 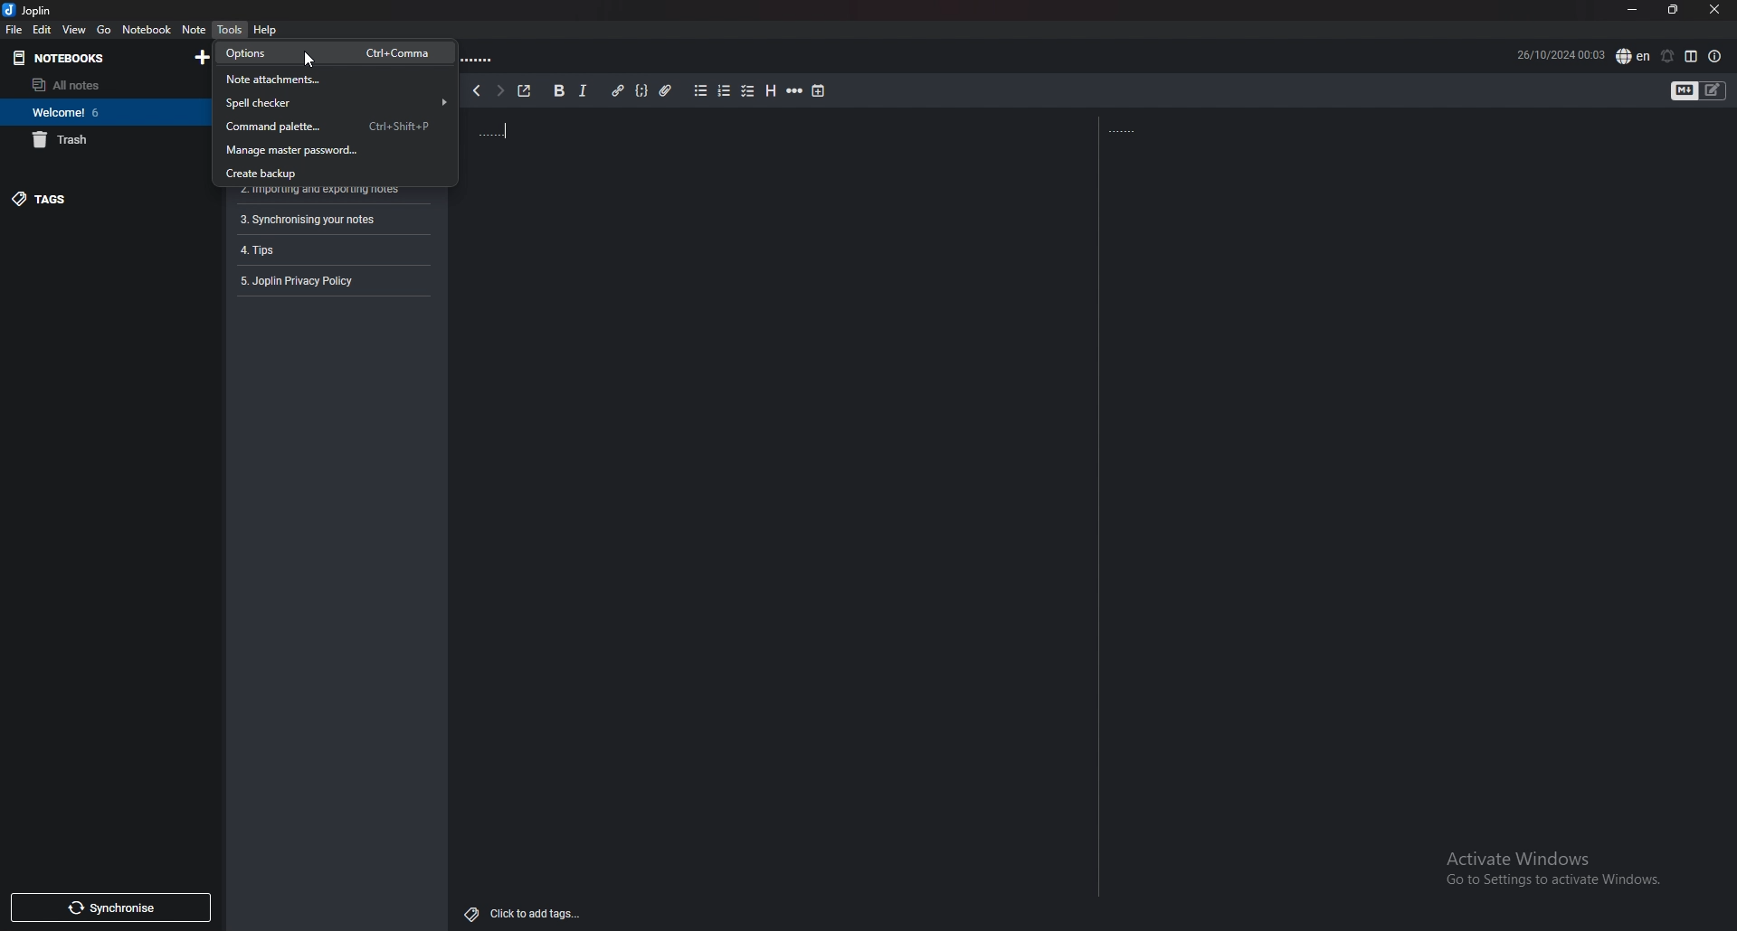 I want to click on Create backup, so click(x=330, y=173).